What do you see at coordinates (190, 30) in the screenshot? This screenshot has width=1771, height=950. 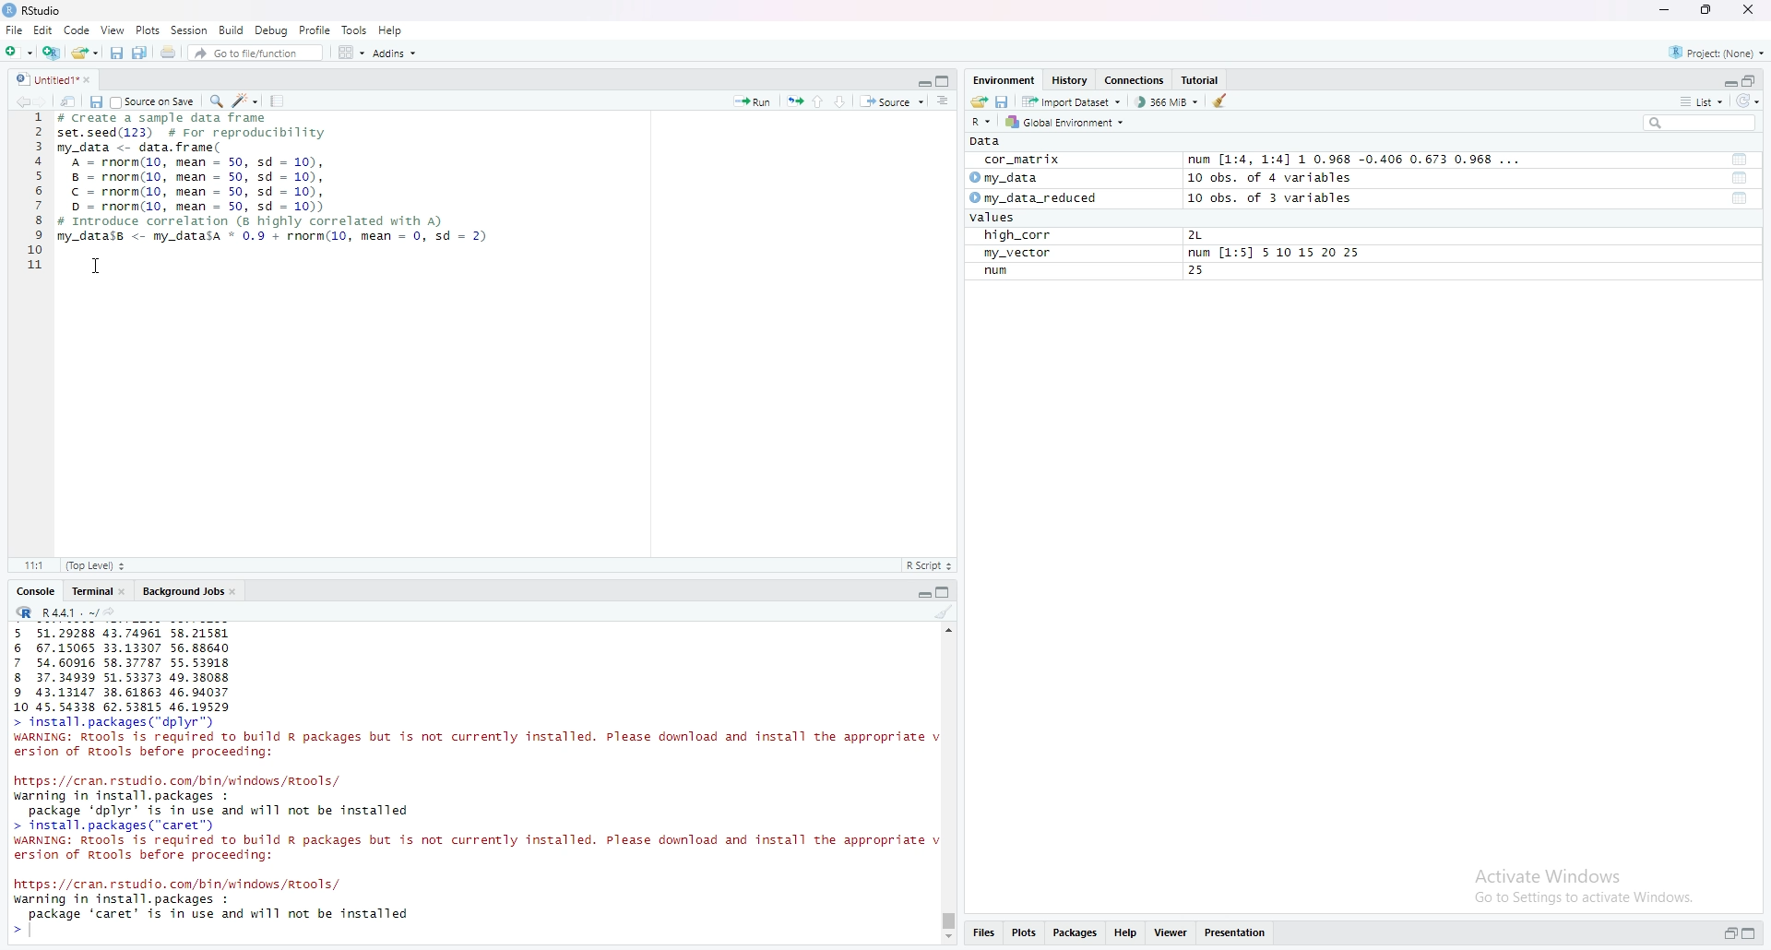 I see `Session ` at bounding box center [190, 30].